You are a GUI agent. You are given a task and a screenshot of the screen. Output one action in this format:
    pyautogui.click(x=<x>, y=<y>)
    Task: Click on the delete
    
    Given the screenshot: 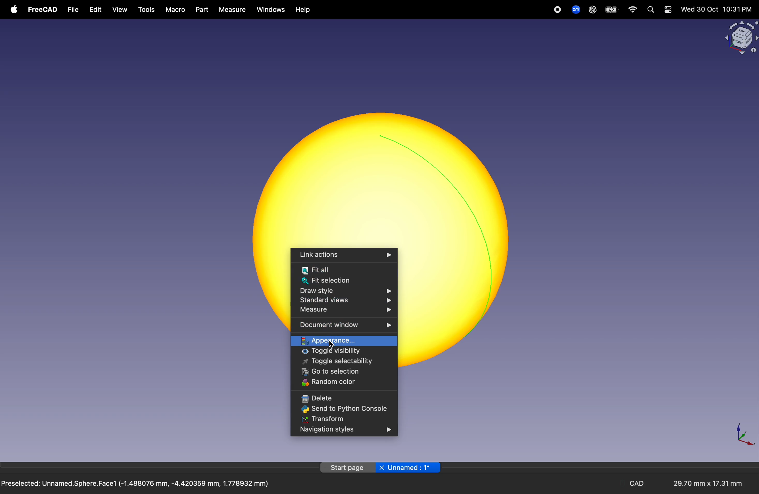 What is the action you would take?
    pyautogui.click(x=342, y=398)
    